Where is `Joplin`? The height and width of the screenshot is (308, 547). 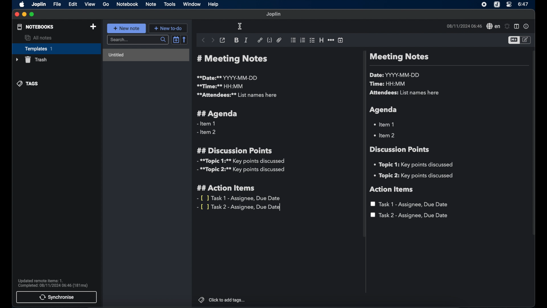
Joplin is located at coordinates (497, 5).